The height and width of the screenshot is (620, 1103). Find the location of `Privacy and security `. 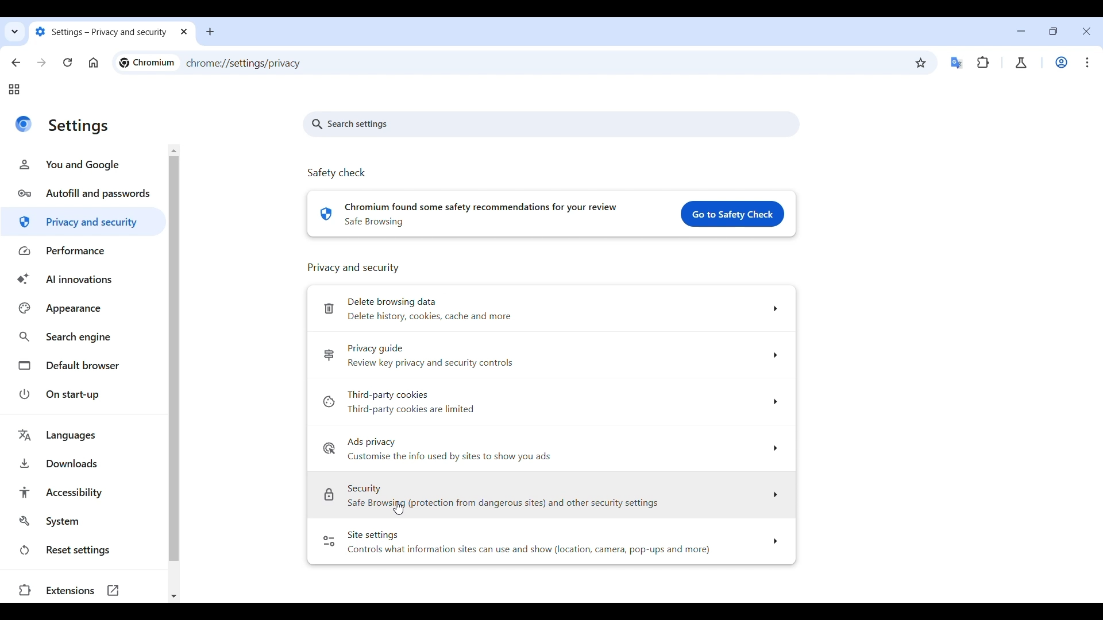

Privacy and security  is located at coordinates (83, 222).